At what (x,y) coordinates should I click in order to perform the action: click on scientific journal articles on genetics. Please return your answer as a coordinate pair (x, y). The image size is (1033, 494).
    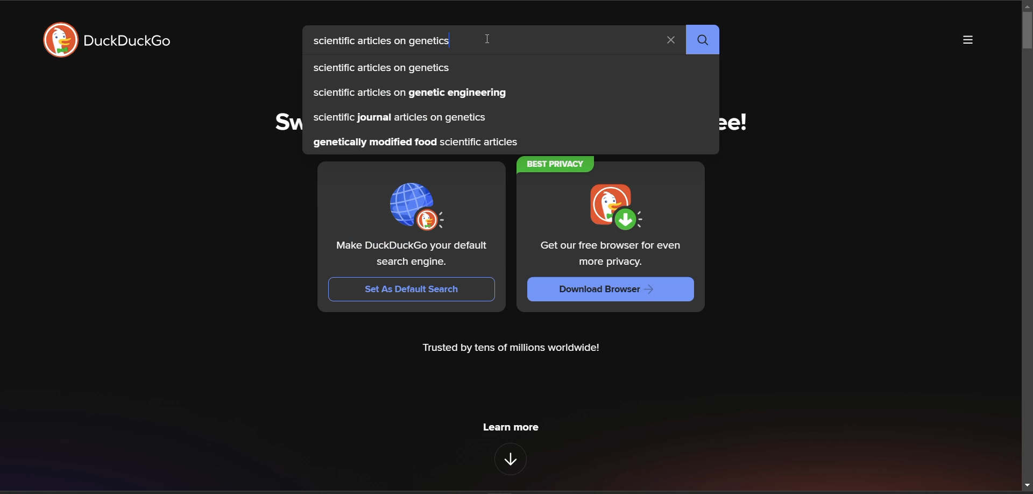
    Looking at the image, I should click on (402, 119).